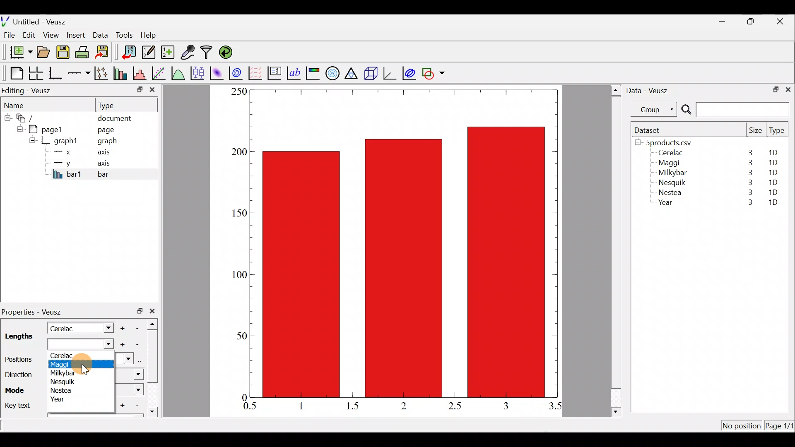 The width and height of the screenshot is (795, 447). Describe the element at coordinates (650, 130) in the screenshot. I see `Dataset` at that location.